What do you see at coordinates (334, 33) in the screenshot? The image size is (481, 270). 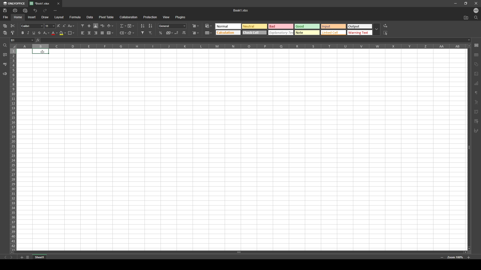 I see `Linked cell` at bounding box center [334, 33].